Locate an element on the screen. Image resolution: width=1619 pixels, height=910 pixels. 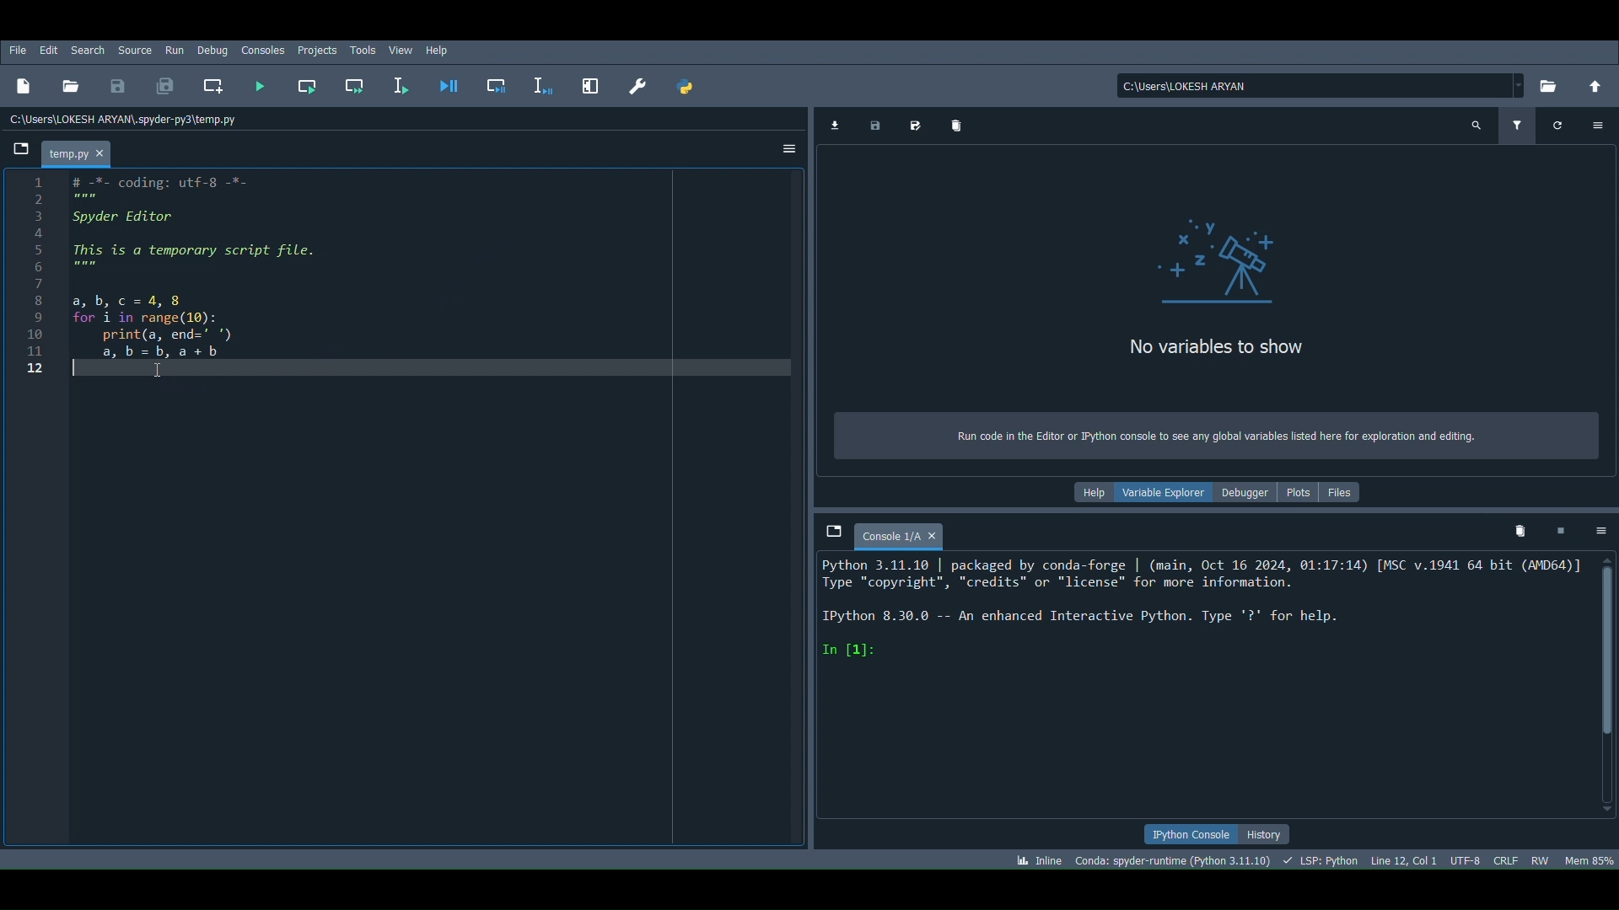
File name is located at coordinates (74, 151).